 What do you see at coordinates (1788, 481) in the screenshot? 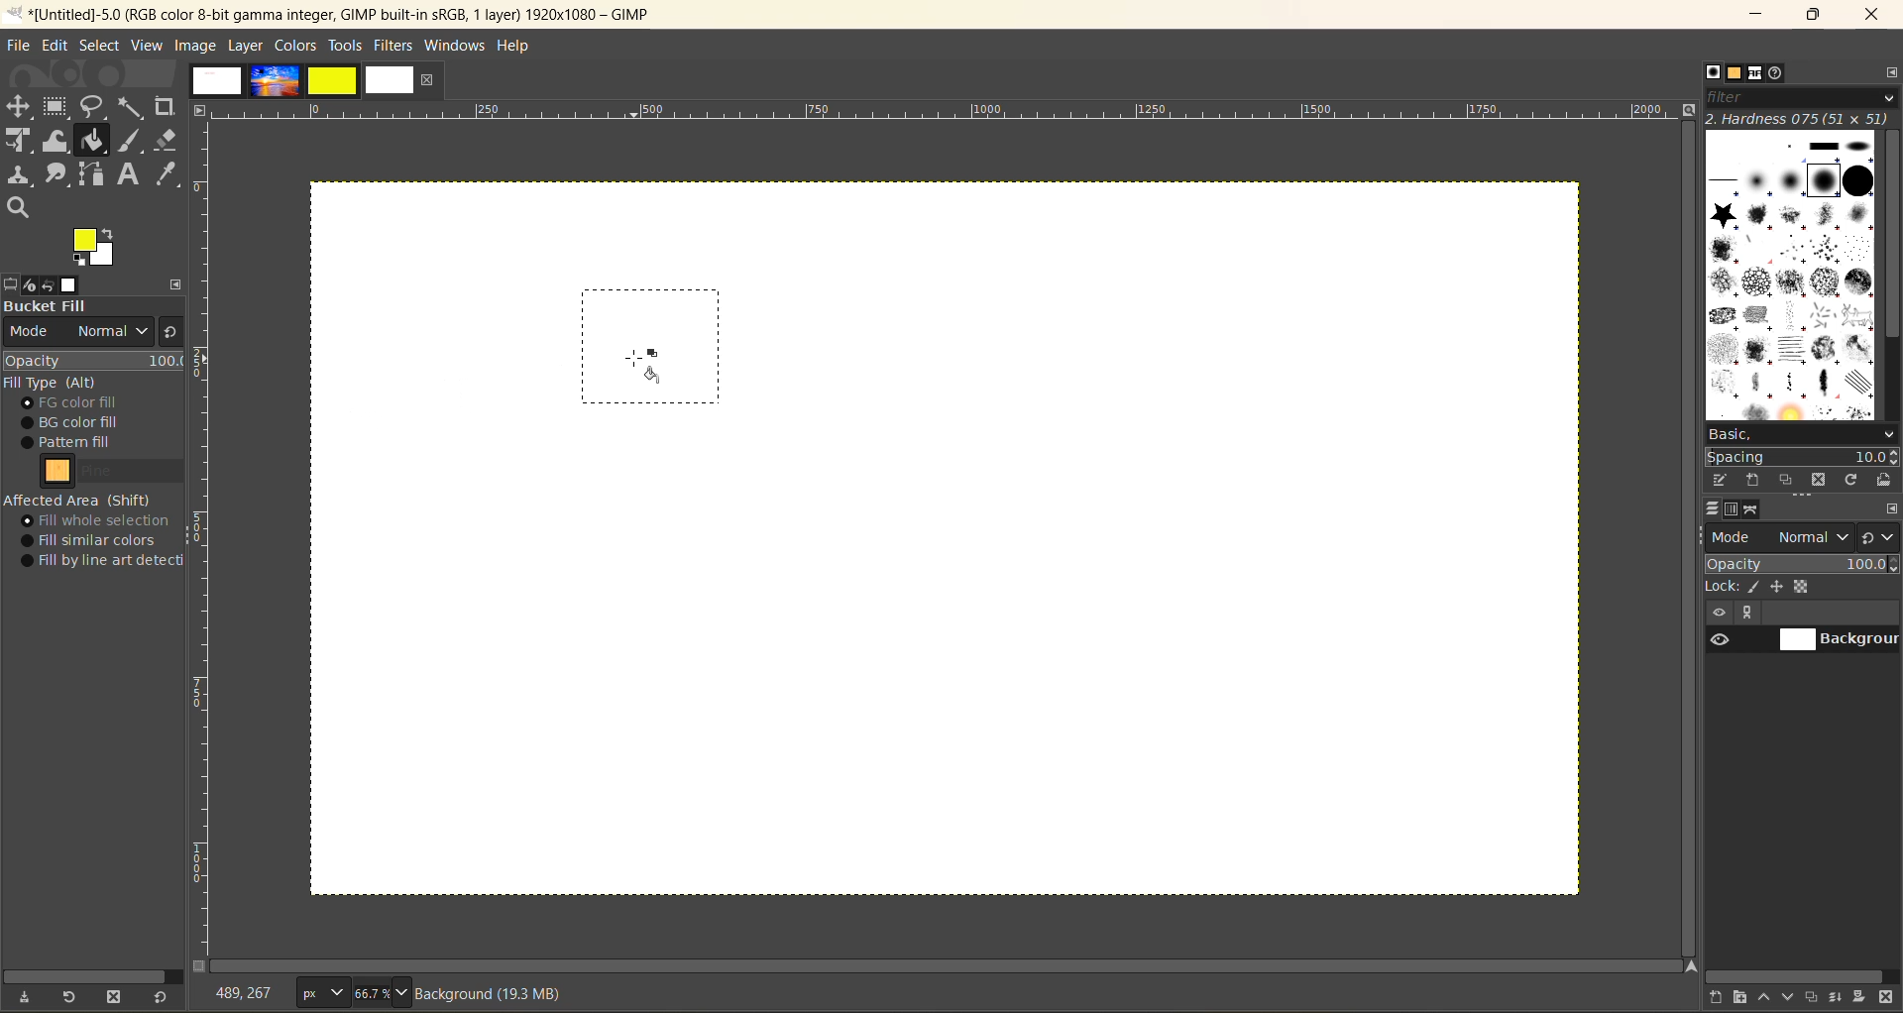
I see `duplicate this brush` at bounding box center [1788, 481].